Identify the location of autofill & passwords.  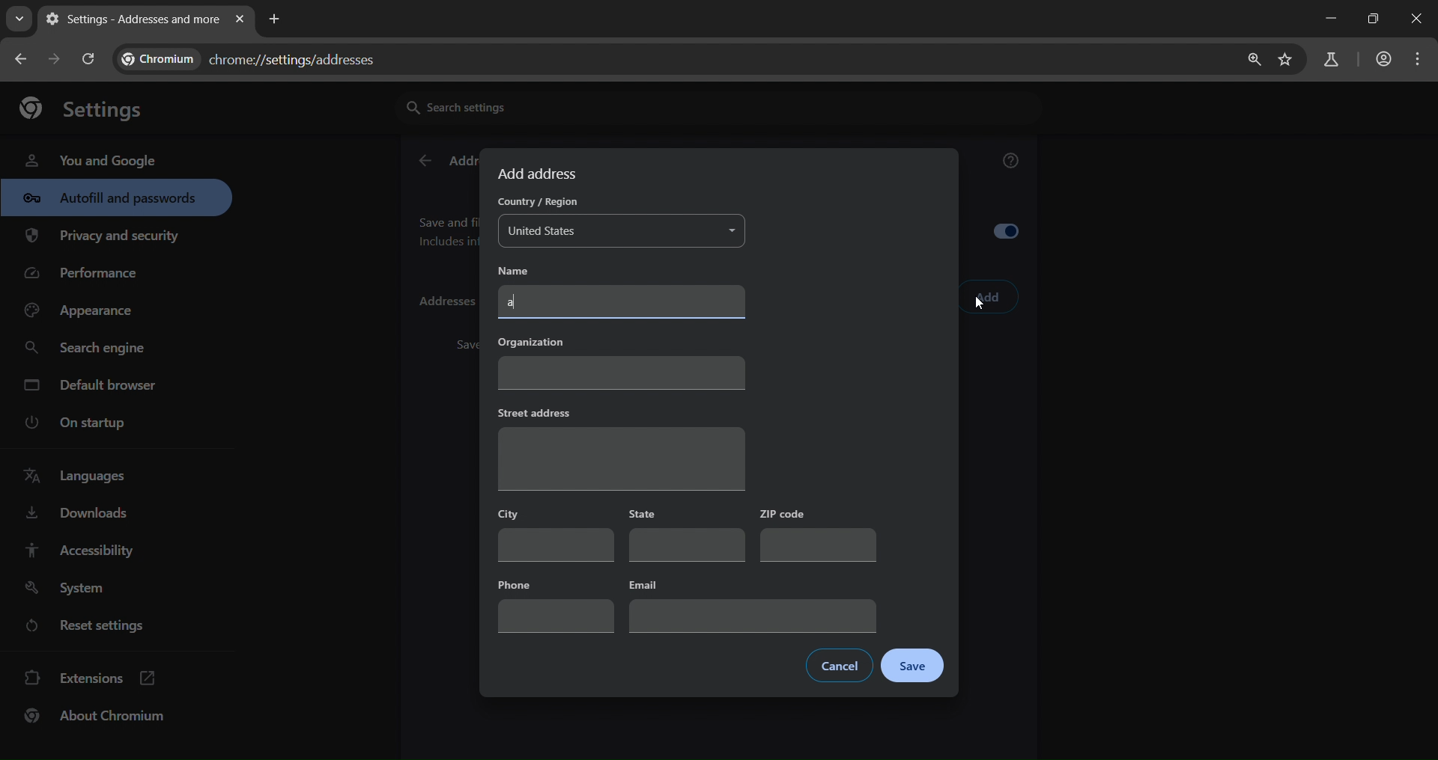
(116, 197).